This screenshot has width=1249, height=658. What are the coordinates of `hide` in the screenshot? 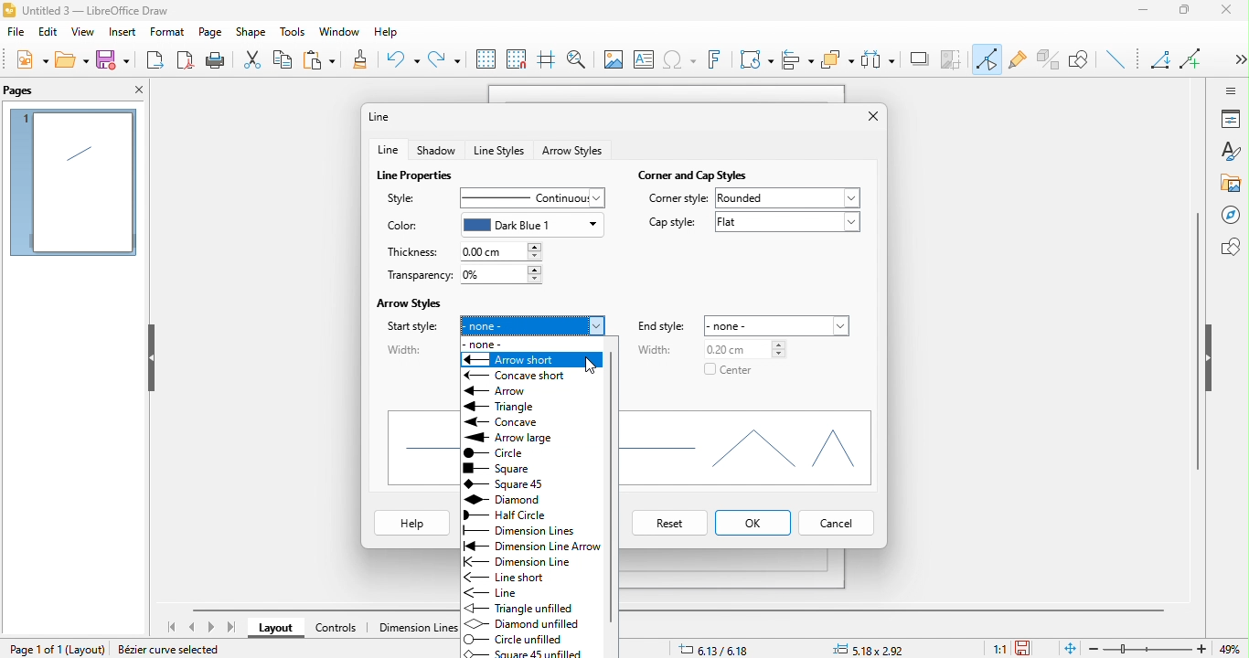 It's located at (1212, 358).